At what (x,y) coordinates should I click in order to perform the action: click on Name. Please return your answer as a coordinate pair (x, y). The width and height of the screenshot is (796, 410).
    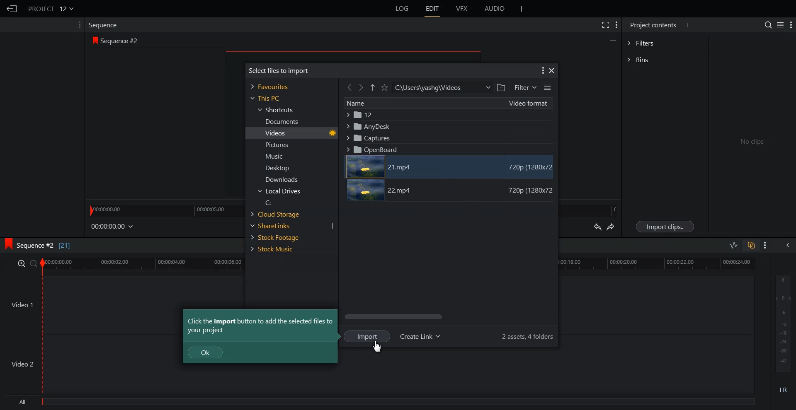
    Looking at the image, I should click on (424, 104).